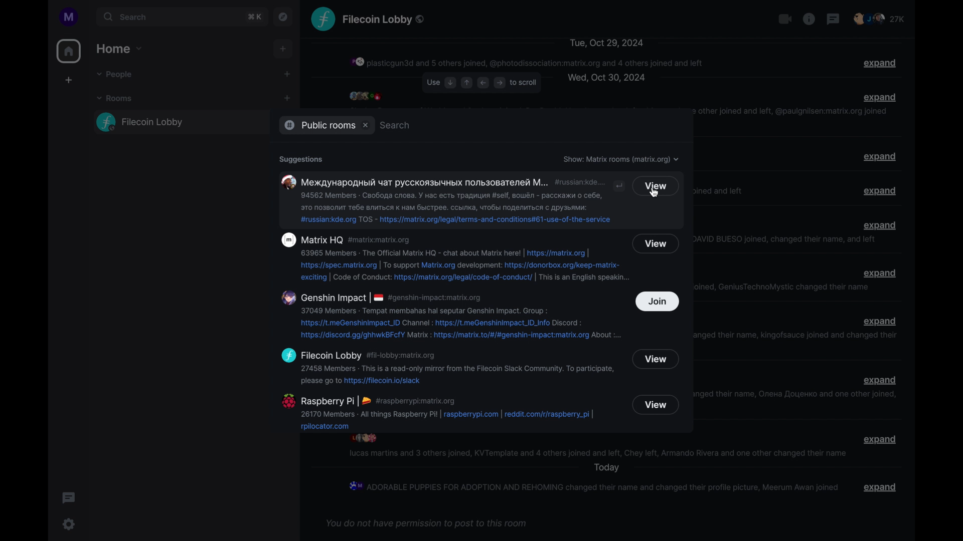 This screenshot has height=541, width=963. Describe the element at coordinates (442, 199) in the screenshot. I see `MedXayHapoAHbIN YaT PYCCKOA3bIYHbLIX NoNb3oBaTenei M... #russiankde
94562 Members - CaoGoaa cosa. Y Hac ects Tpaguuys #self, Bown - pacckaxi o cee,
370 NO3BONUT Tee BIMTLCA K Ham BLICTPE.. CobiNKa, YTOGEI MOAGTUTLCS C APYSLAMM
#russian:kde.org TOS - https://matrix.org/legal/terms-and-conditions#61-use-of-the-service` at that location.